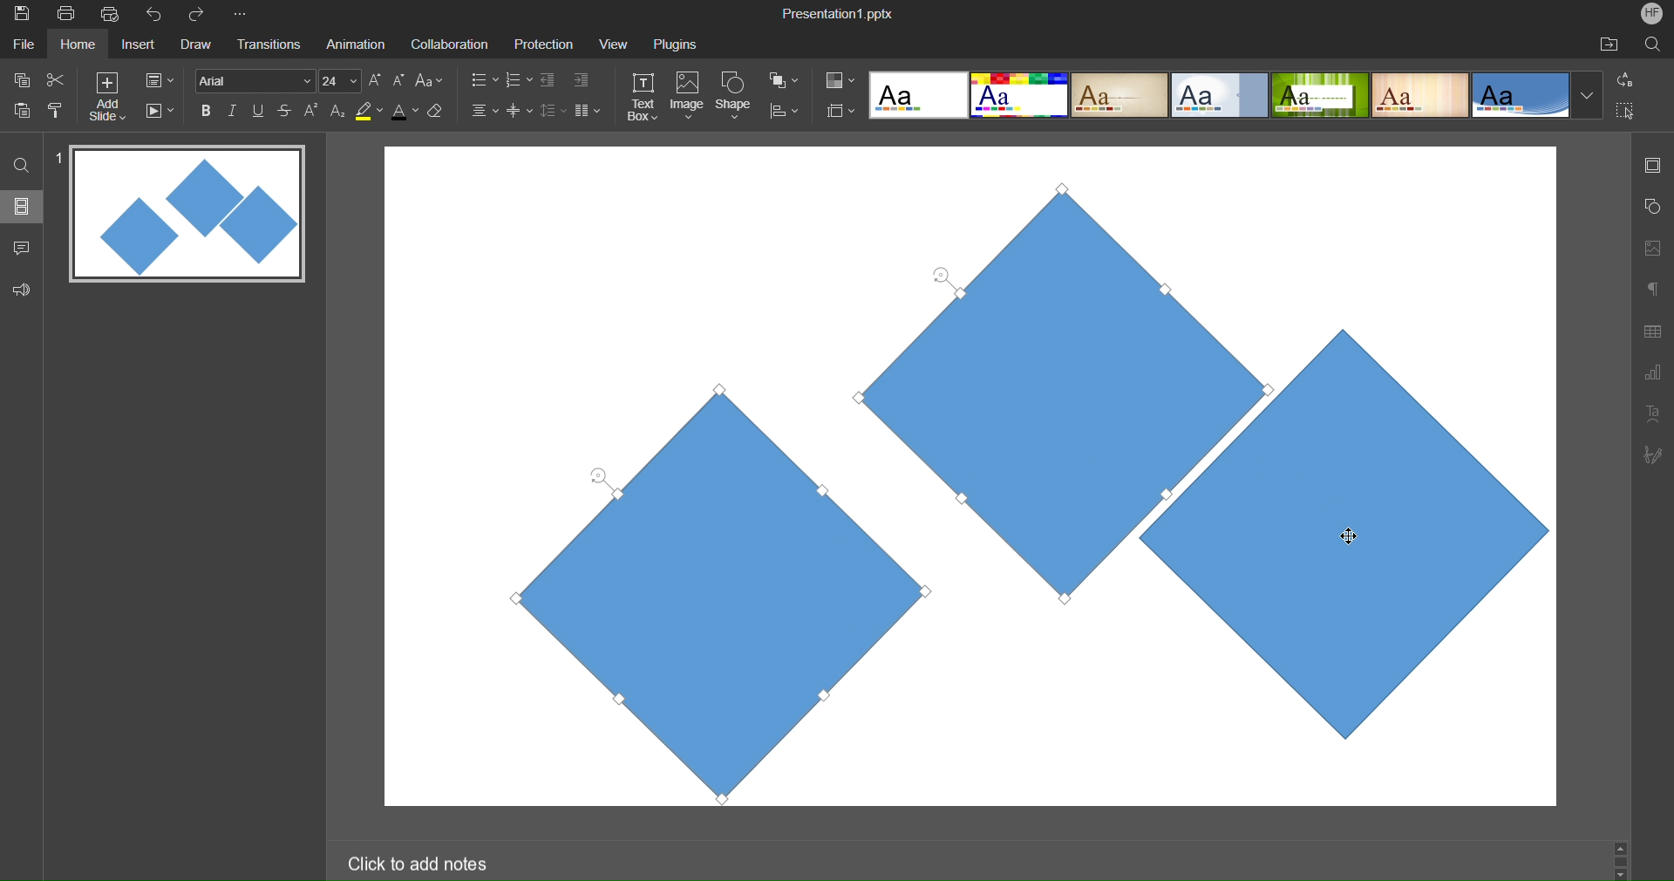  What do you see at coordinates (1087, 386) in the screenshot?
I see `Shape 2 Selected` at bounding box center [1087, 386].